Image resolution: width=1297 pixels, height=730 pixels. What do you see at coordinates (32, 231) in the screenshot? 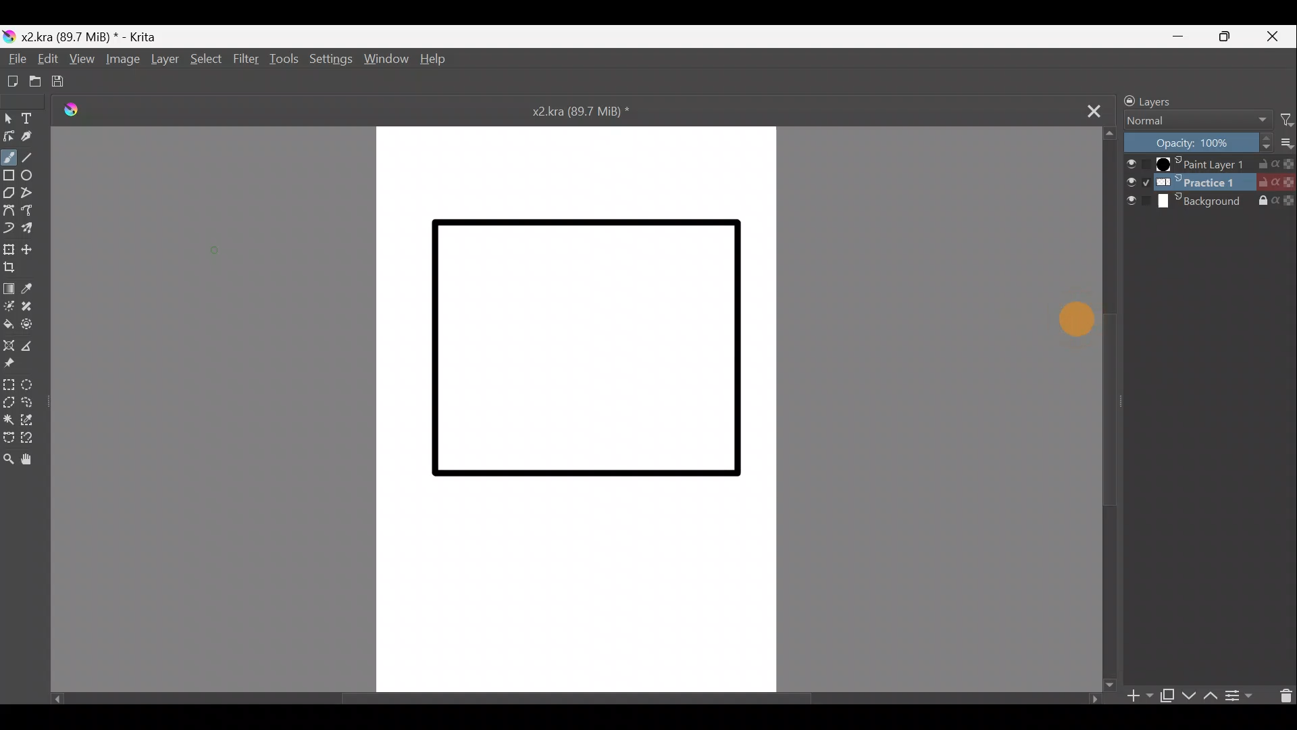
I see `Multibrush tool` at bounding box center [32, 231].